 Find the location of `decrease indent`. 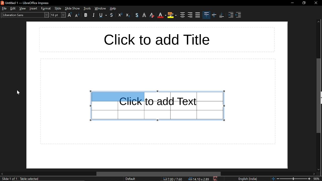

decrease indent is located at coordinates (238, 15).